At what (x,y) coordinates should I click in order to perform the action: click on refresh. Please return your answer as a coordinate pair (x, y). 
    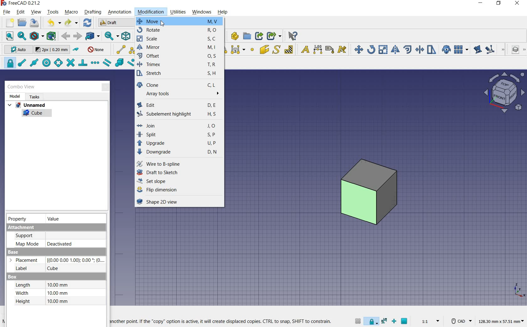
    Looking at the image, I should click on (88, 23).